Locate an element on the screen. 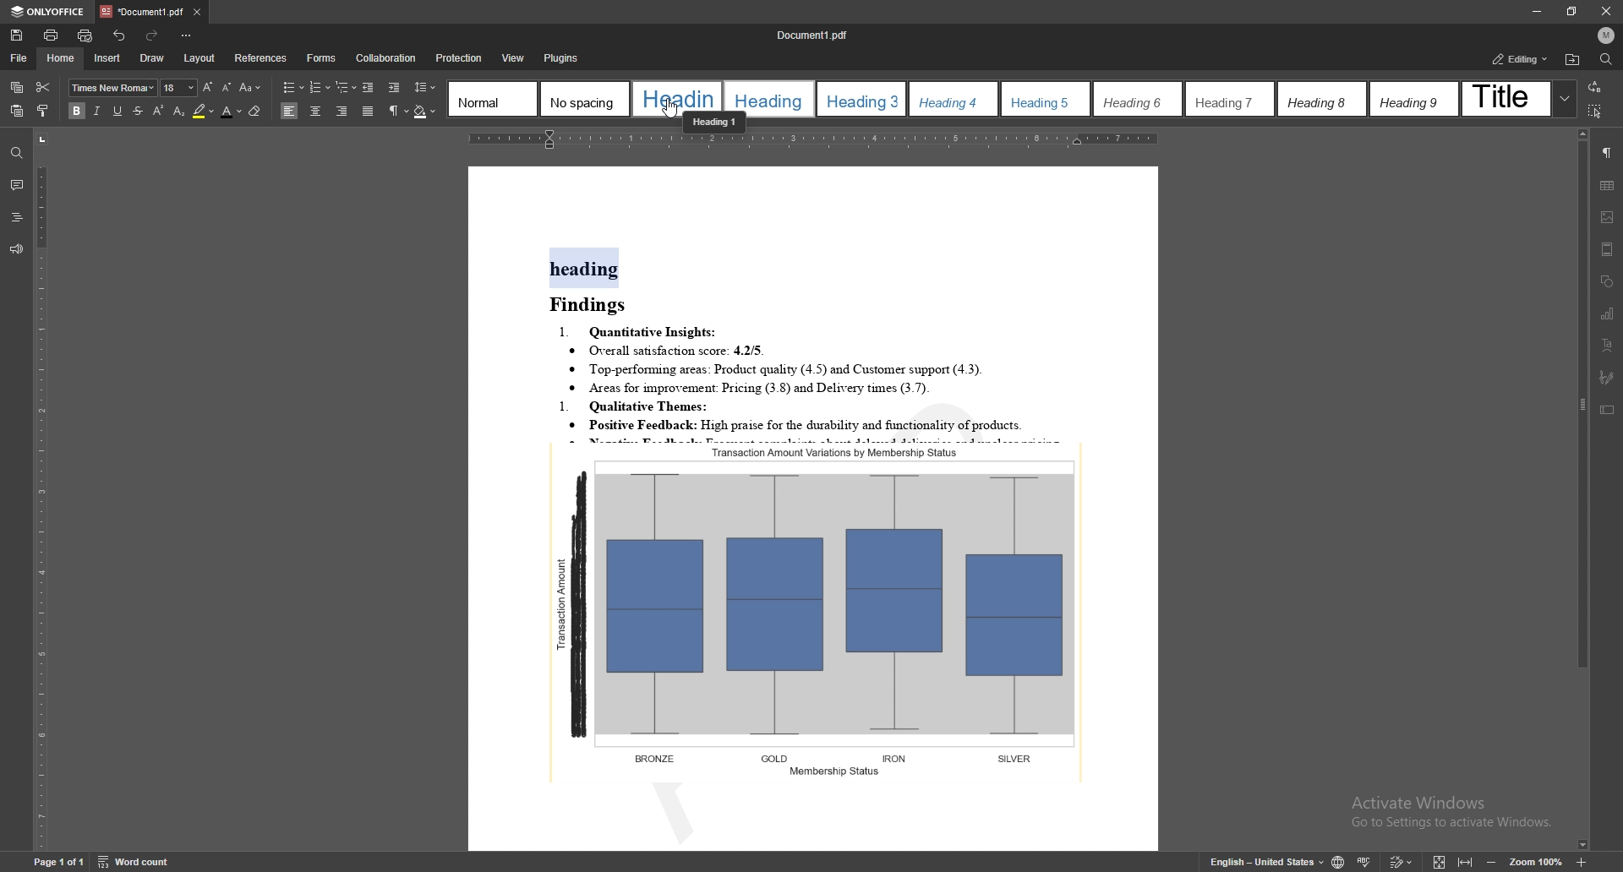 This screenshot has width=1623, height=872. superscript is located at coordinates (159, 110).